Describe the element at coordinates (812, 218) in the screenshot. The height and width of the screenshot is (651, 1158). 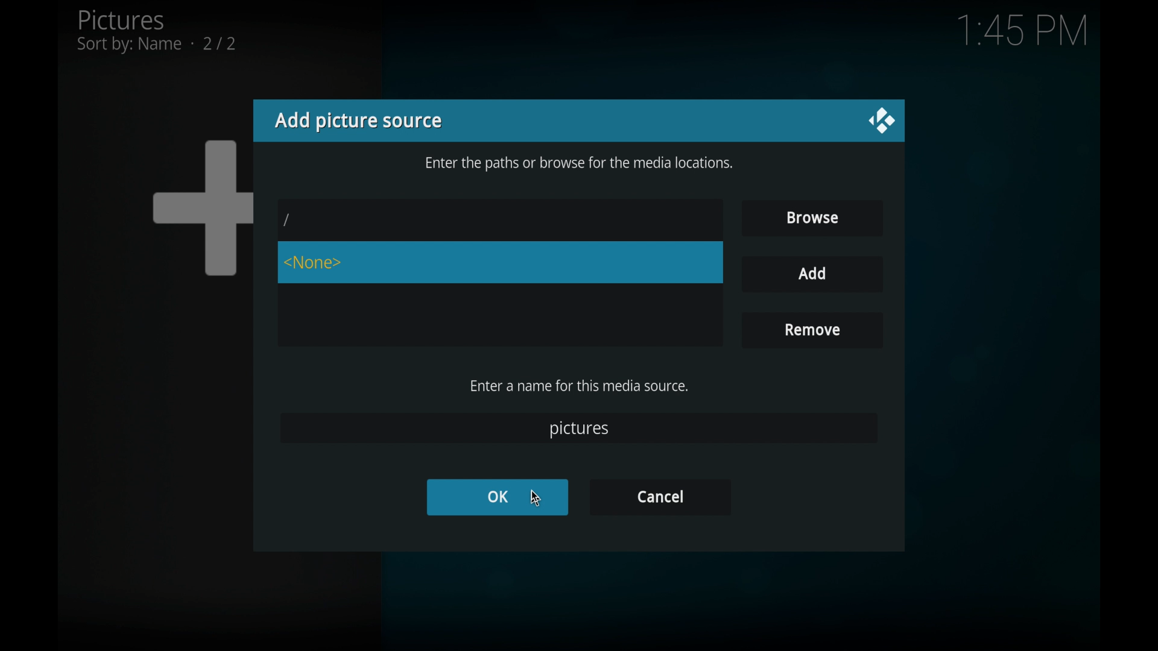
I see `browse` at that location.